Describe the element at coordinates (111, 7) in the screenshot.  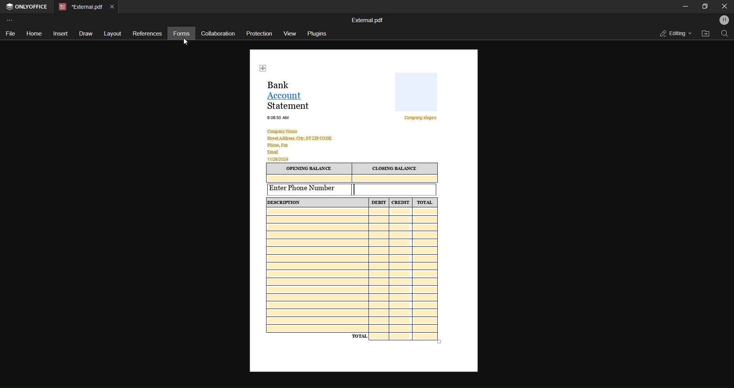
I see `close tab` at that location.